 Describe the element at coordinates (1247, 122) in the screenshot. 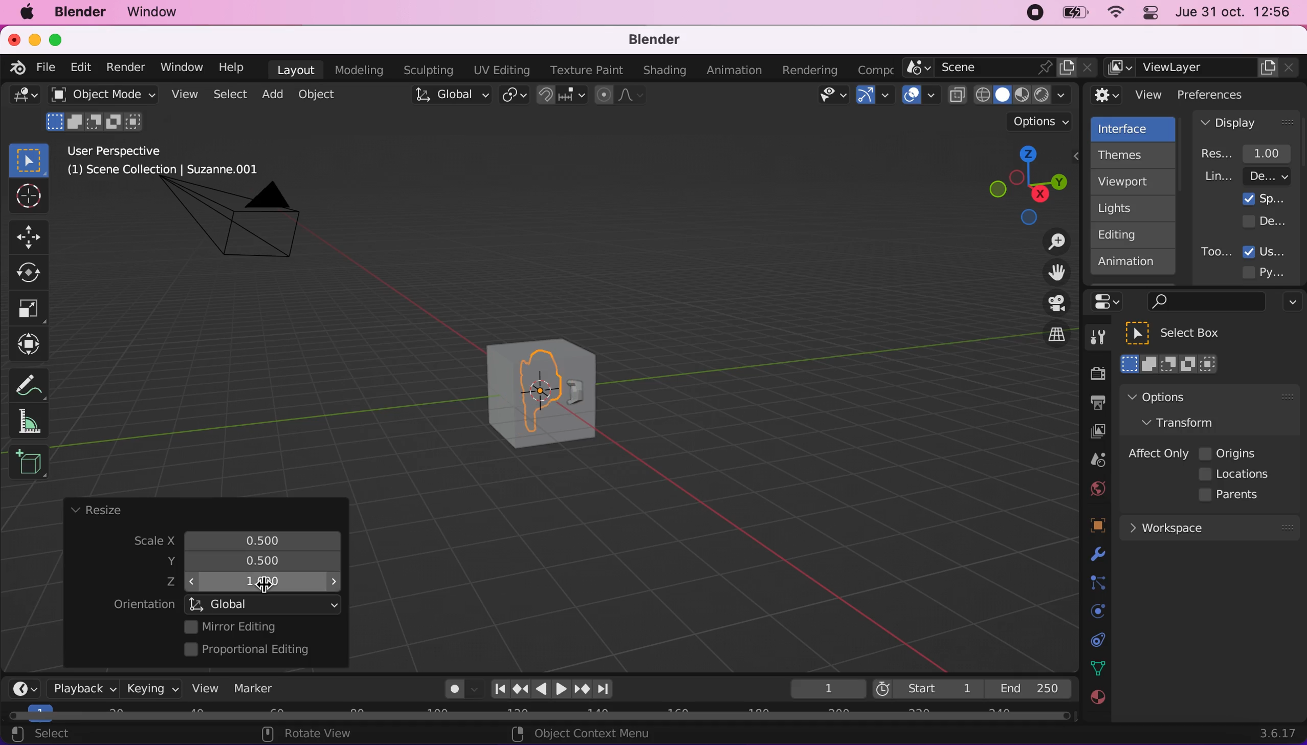

I see `display panel` at that location.